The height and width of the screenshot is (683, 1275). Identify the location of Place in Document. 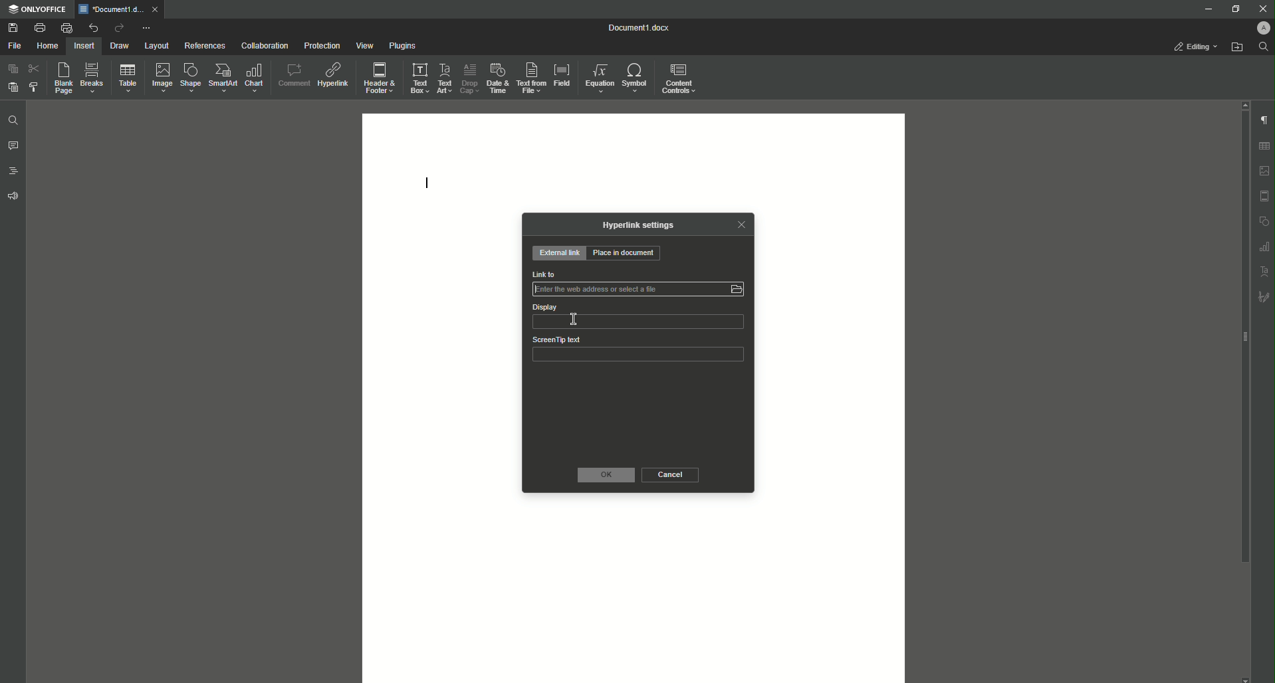
(629, 254).